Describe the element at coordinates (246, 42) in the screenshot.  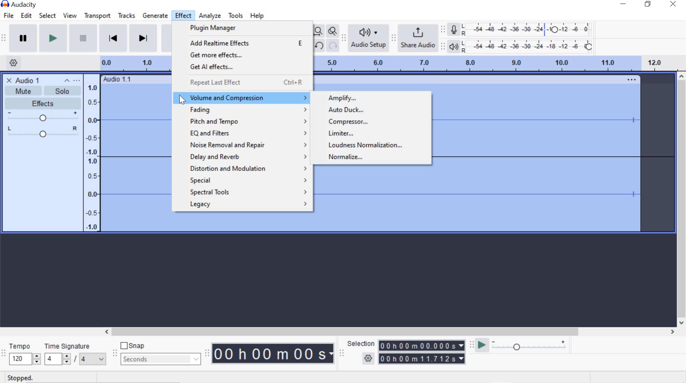
I see `add realtime effects` at that location.